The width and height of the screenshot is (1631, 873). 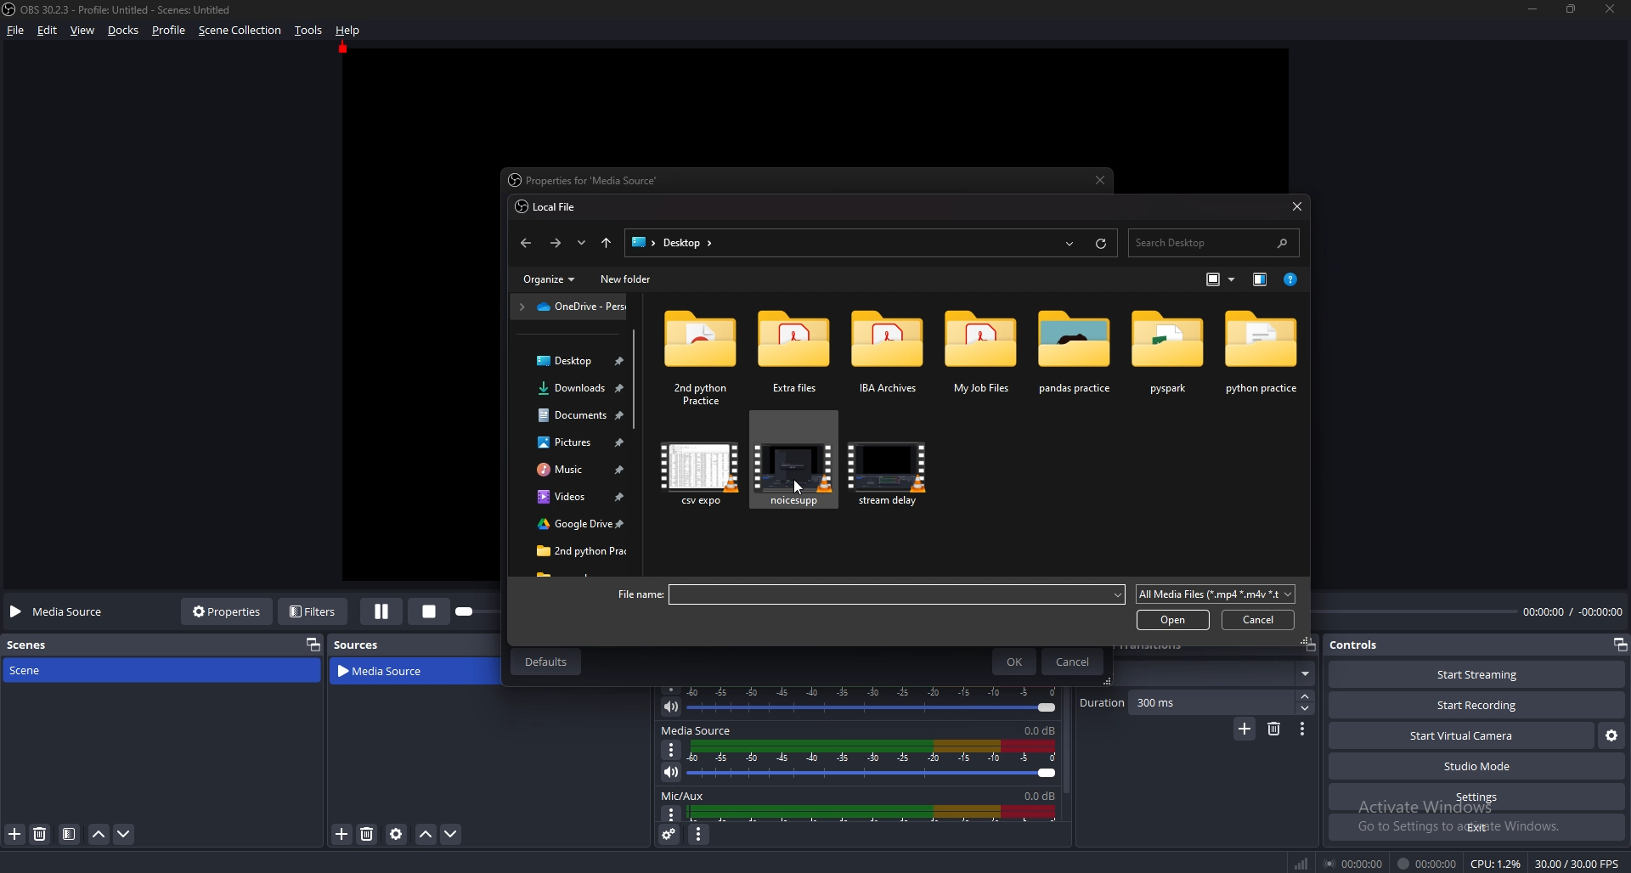 What do you see at coordinates (309, 31) in the screenshot?
I see `Tools` at bounding box center [309, 31].